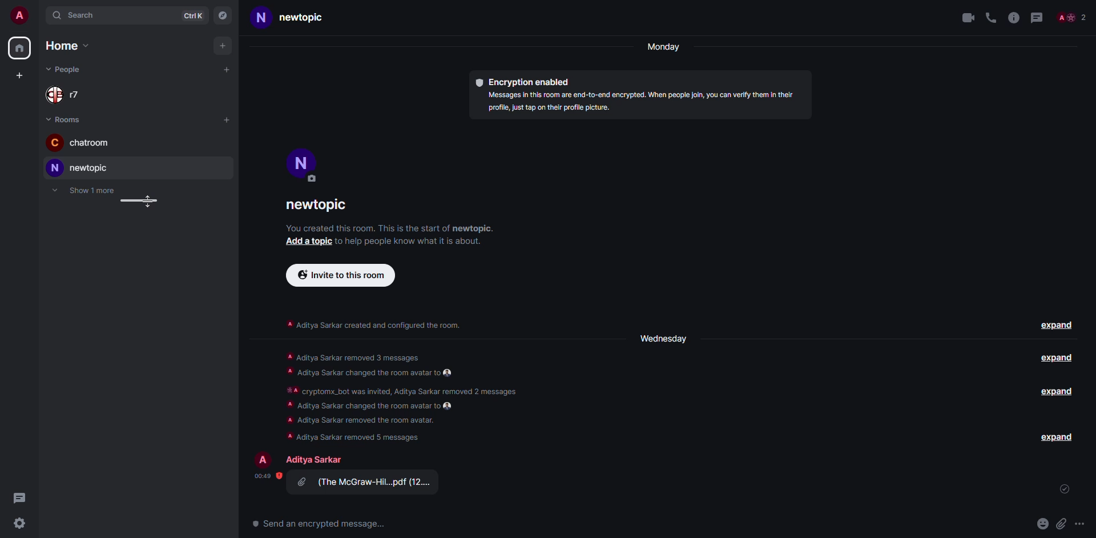 This screenshot has width=1096, height=538. I want to click on r7, so click(67, 94).